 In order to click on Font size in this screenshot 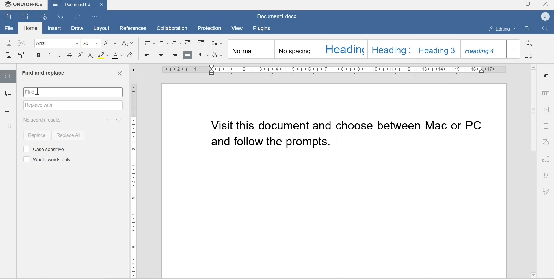, I will do `click(92, 43)`.